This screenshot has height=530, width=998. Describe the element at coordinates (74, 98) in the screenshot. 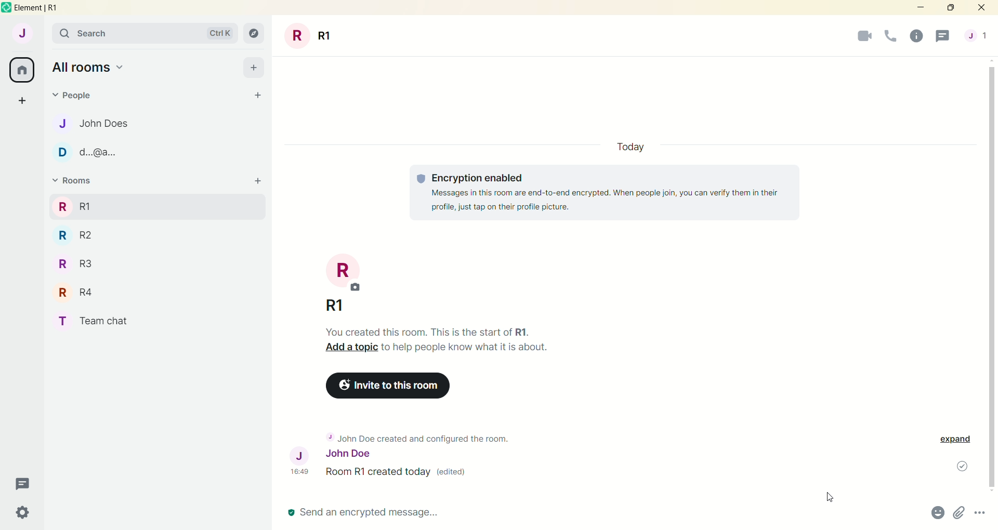

I see `people` at that location.